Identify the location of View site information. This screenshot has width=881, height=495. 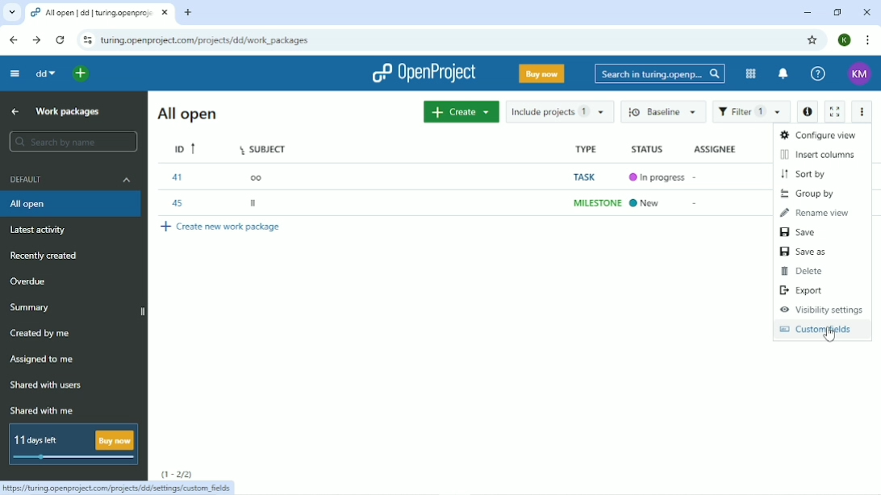
(86, 40).